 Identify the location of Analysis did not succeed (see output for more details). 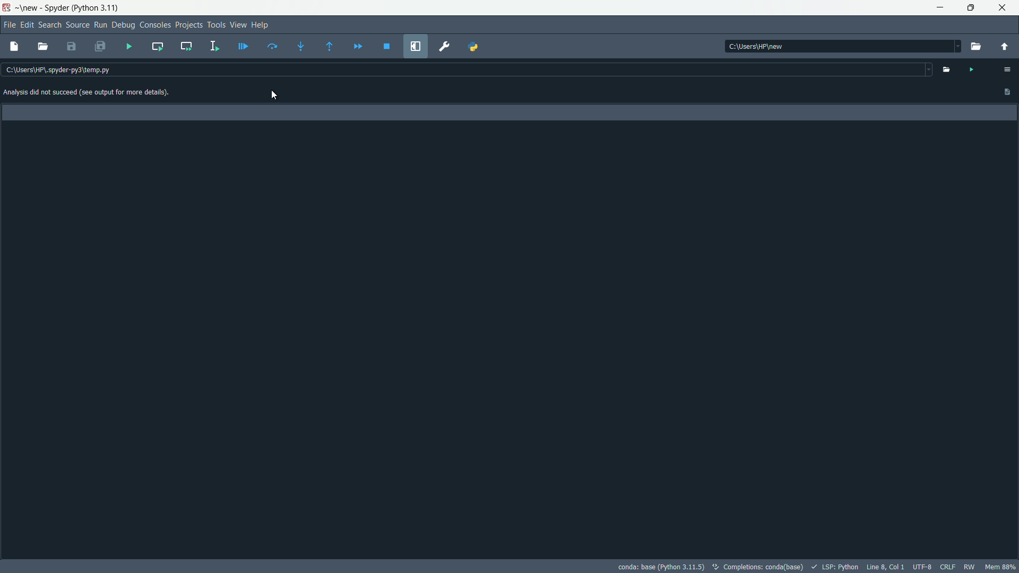
(91, 91).